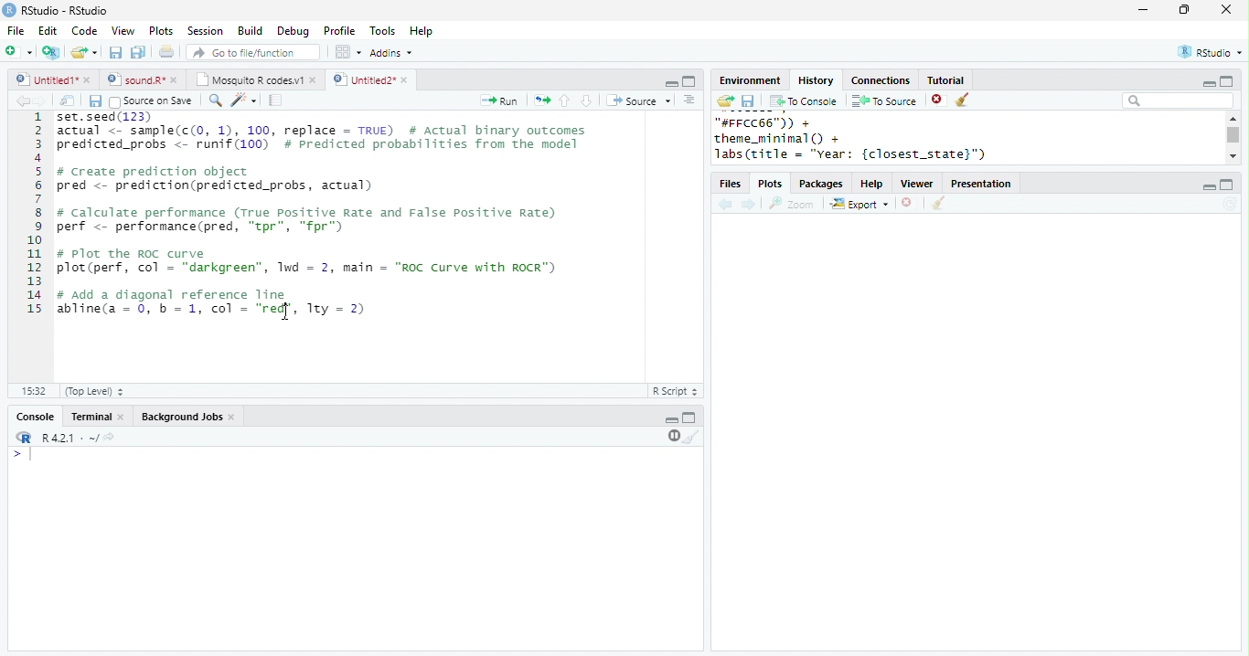  Describe the element at coordinates (138, 52) in the screenshot. I see `save all` at that location.